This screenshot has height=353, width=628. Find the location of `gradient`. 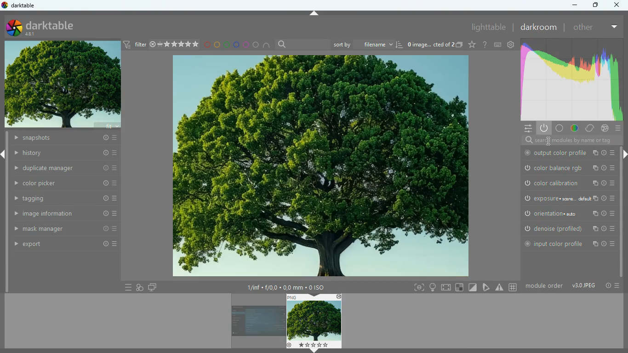

gradient is located at coordinates (573, 80).